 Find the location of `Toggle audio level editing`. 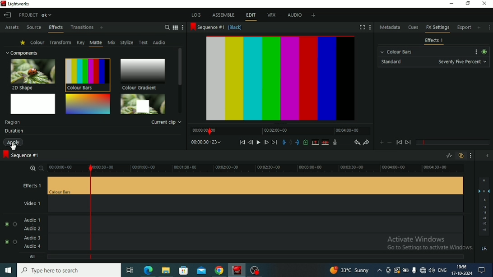

Toggle audio level editing is located at coordinates (449, 155).